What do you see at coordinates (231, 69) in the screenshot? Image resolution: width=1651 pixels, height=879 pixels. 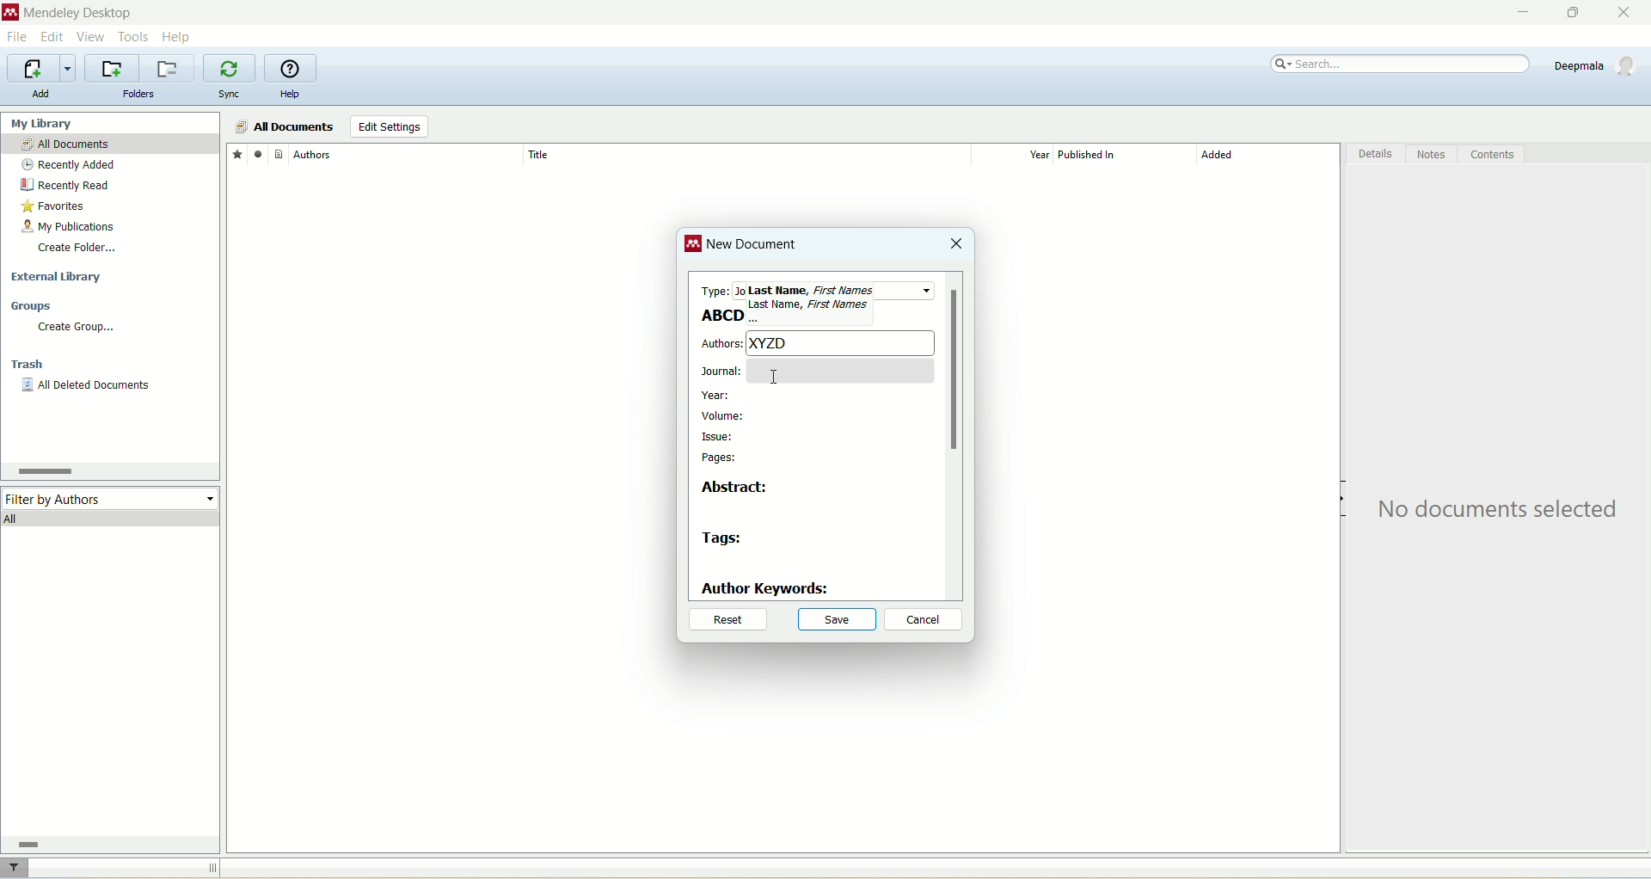 I see `synchronize library with mendeley web` at bounding box center [231, 69].